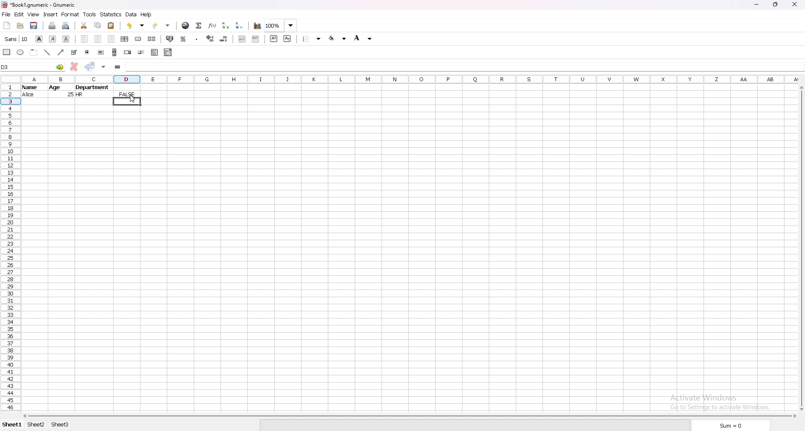 This screenshot has width=805, height=431. I want to click on rectangle, so click(7, 52).